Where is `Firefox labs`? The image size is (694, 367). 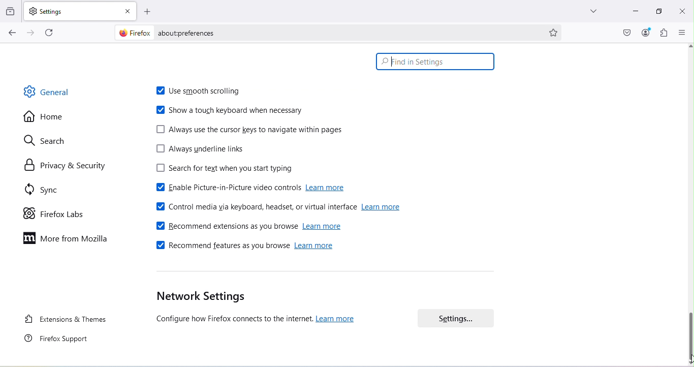 Firefox labs is located at coordinates (48, 212).